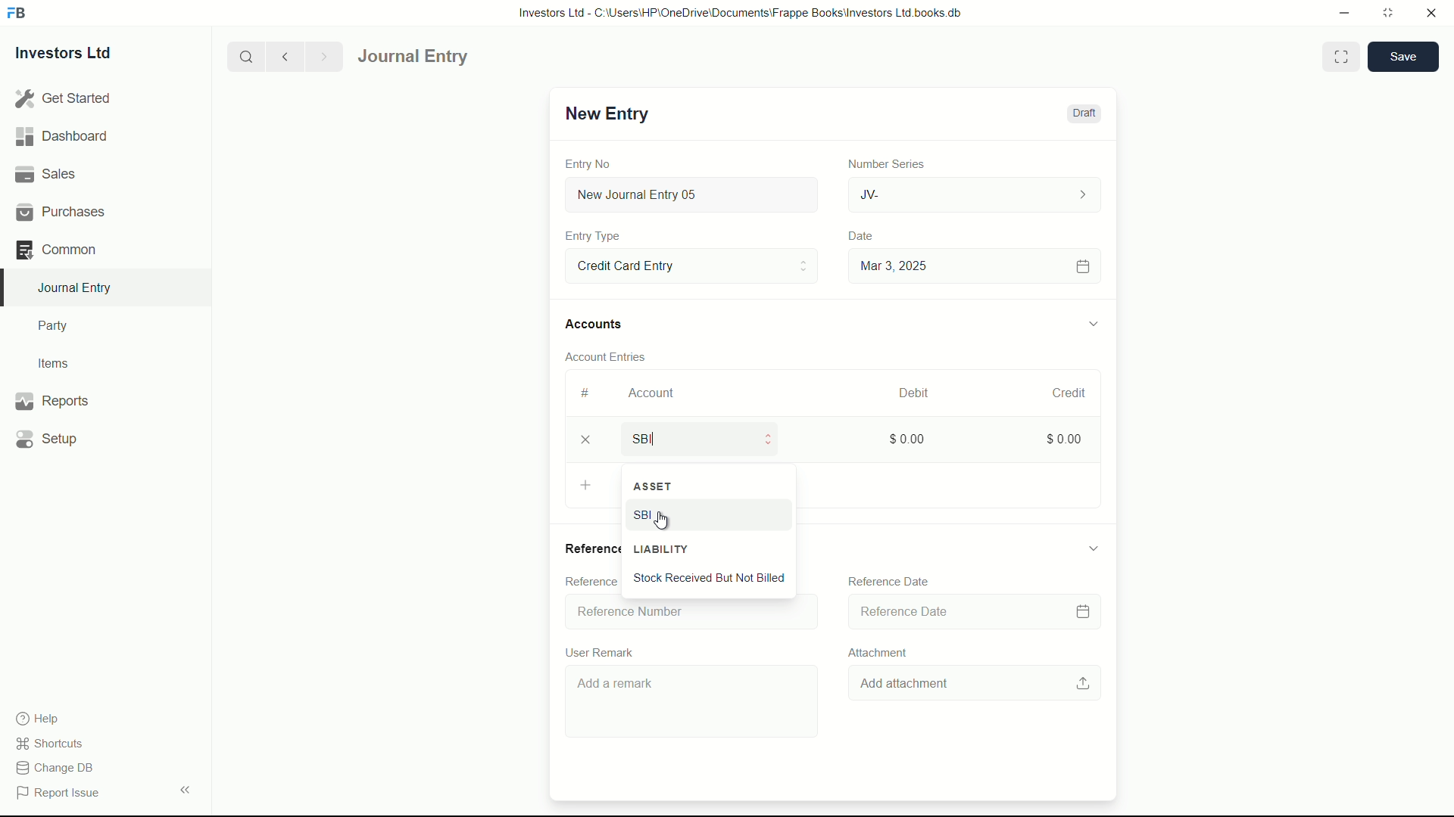 The width and height of the screenshot is (1454, 817). I want to click on Investors Ltd, so click(77, 55).